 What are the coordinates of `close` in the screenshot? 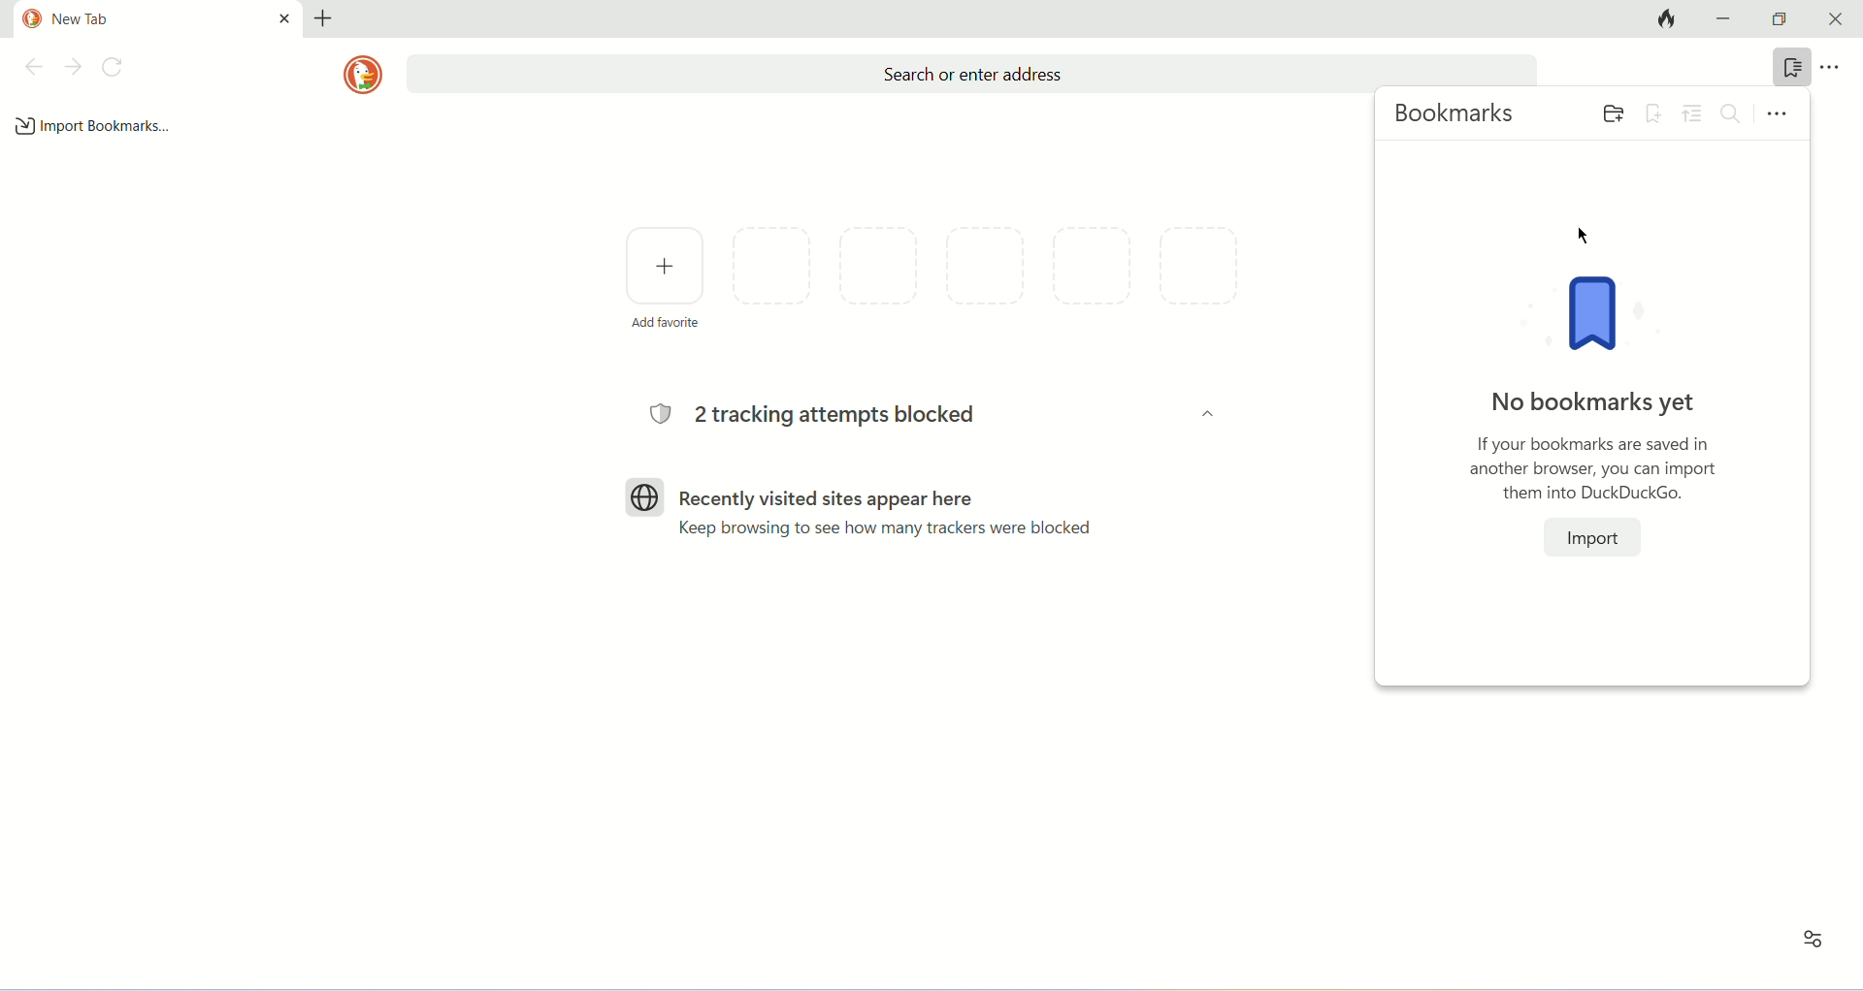 It's located at (1837, 19).